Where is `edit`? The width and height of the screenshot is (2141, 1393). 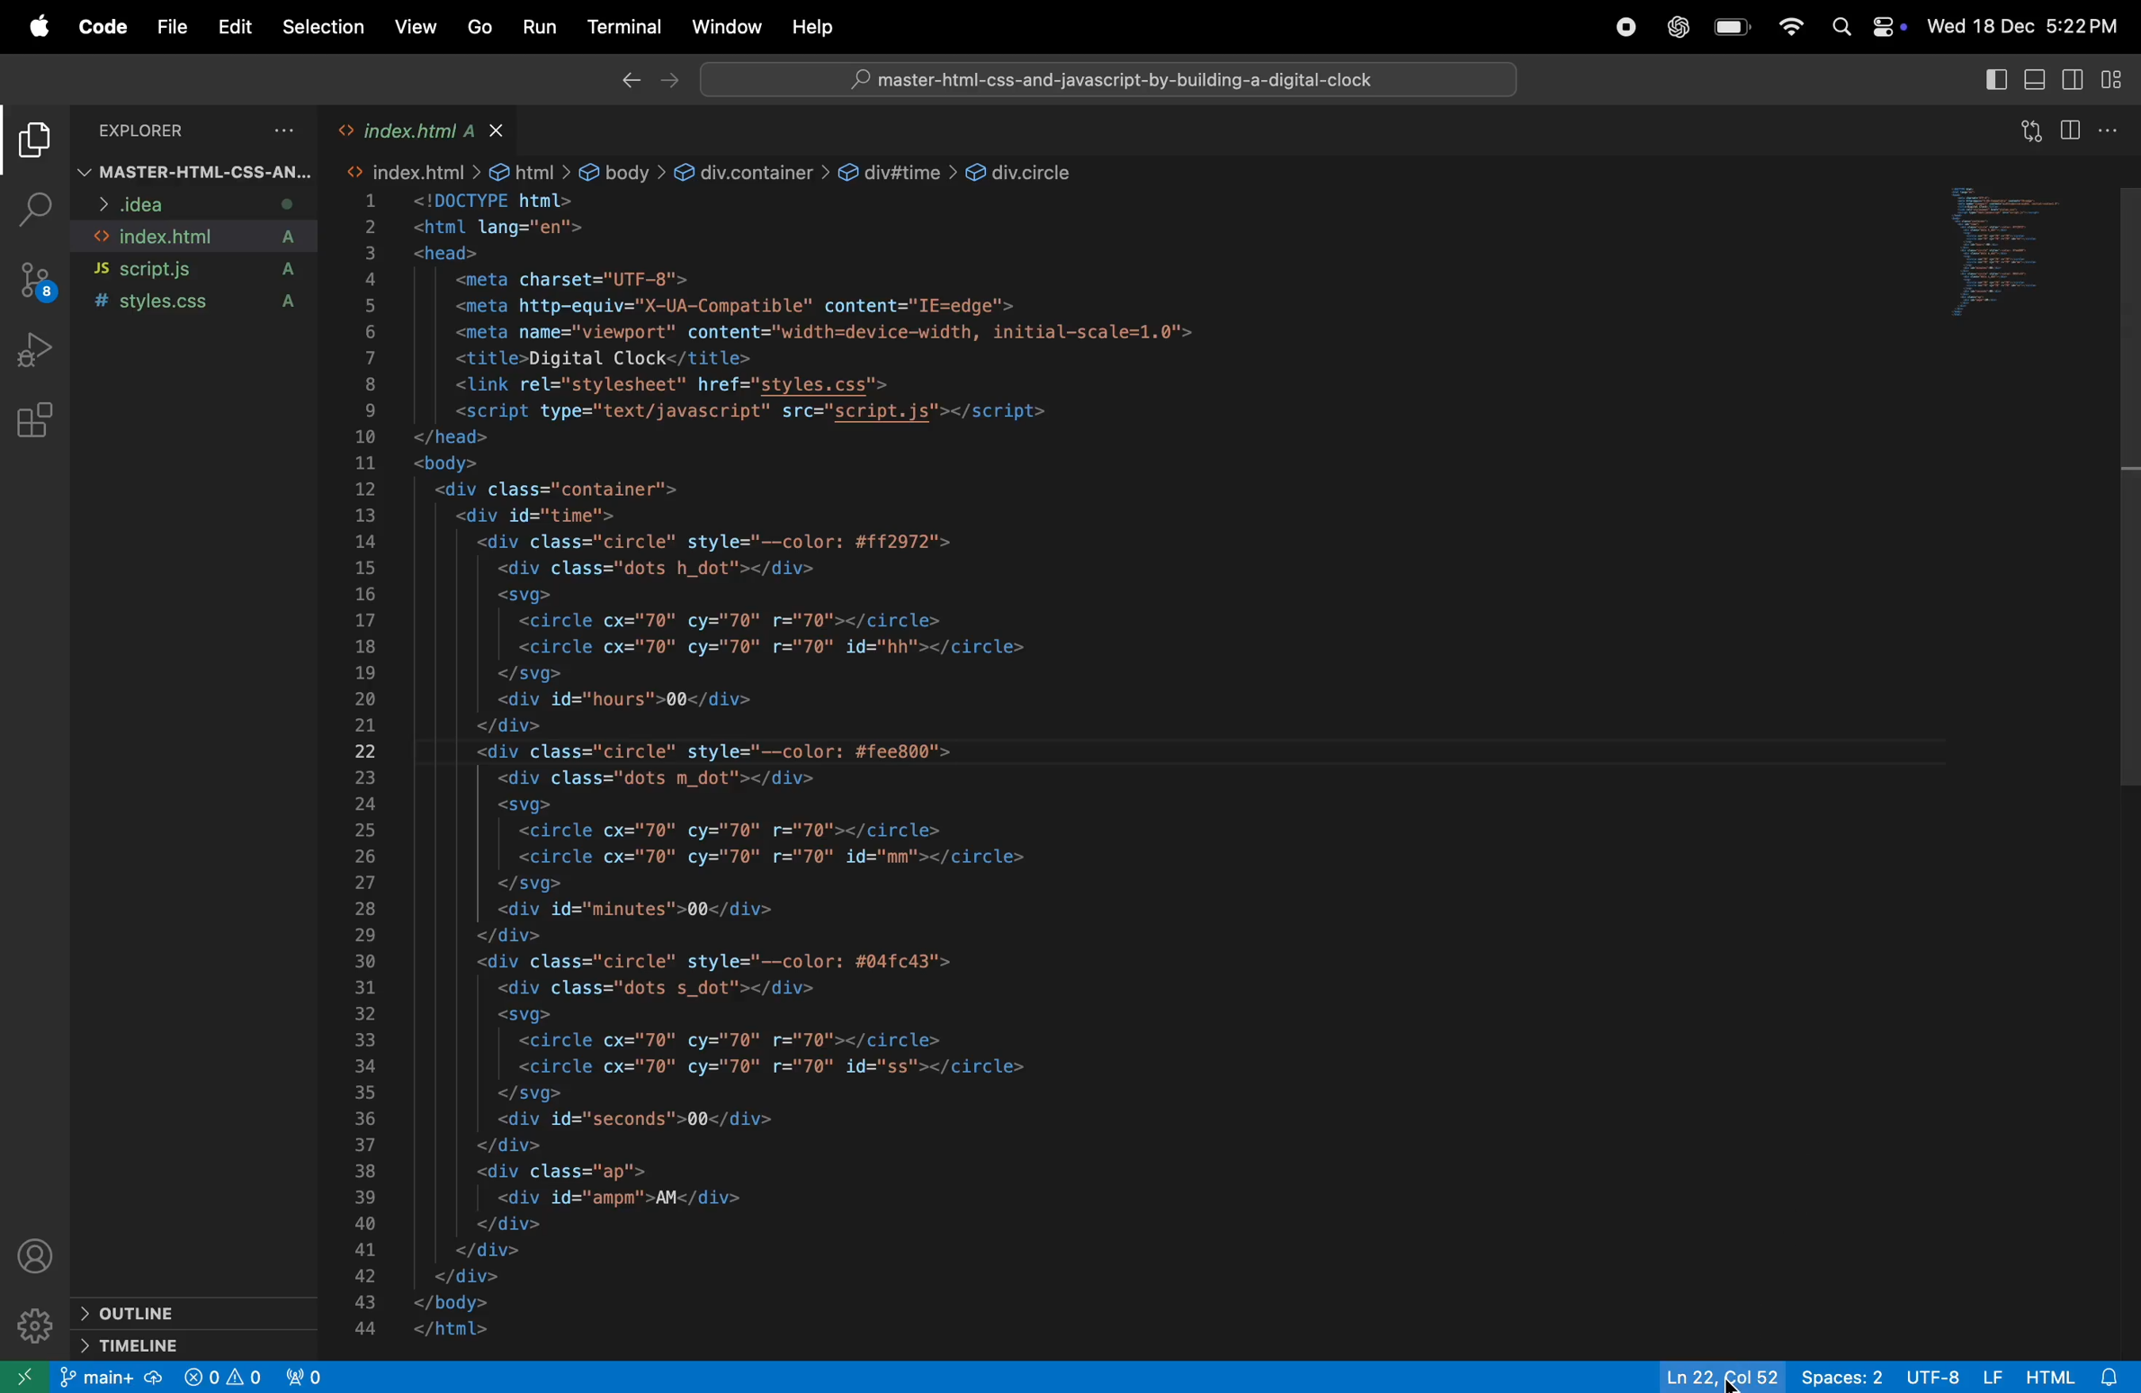
edit is located at coordinates (230, 30).